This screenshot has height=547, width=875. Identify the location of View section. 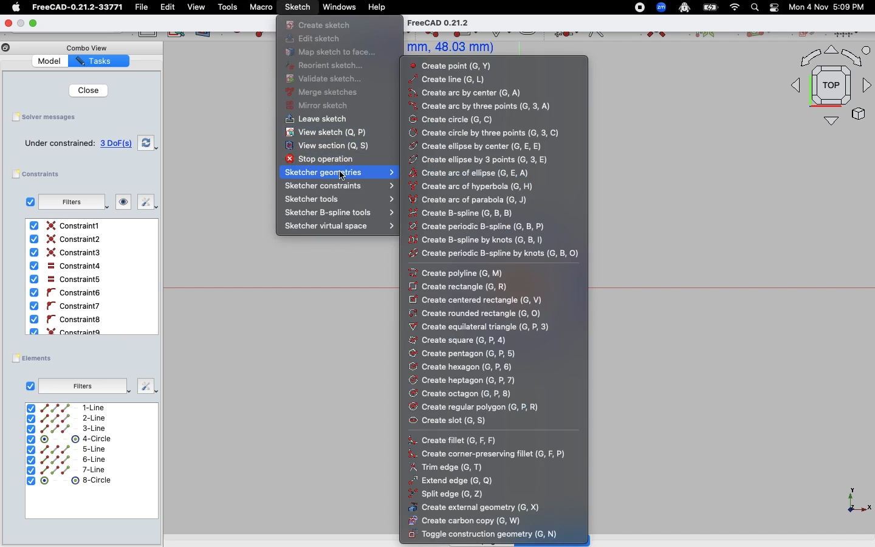
(328, 146).